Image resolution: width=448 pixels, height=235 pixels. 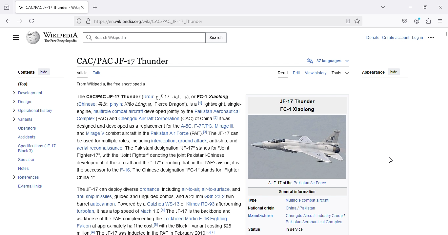 What do you see at coordinates (428, 22) in the screenshot?
I see `Extensions` at bounding box center [428, 22].